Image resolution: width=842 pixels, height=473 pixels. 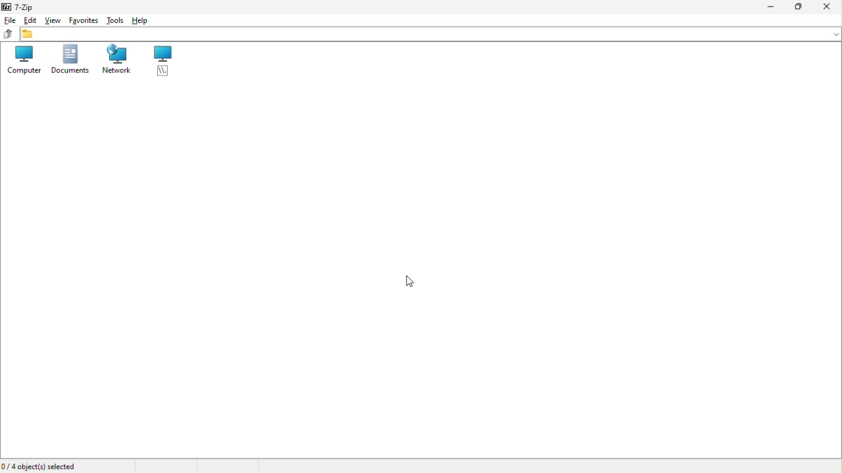 I want to click on Computer, so click(x=20, y=60).